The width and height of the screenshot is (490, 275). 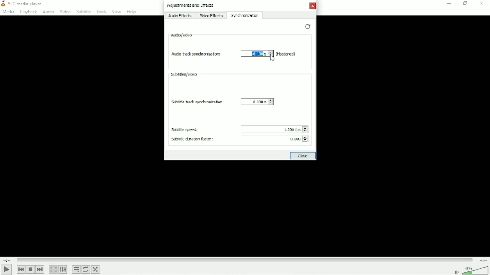 I want to click on Audio effects, so click(x=180, y=16).